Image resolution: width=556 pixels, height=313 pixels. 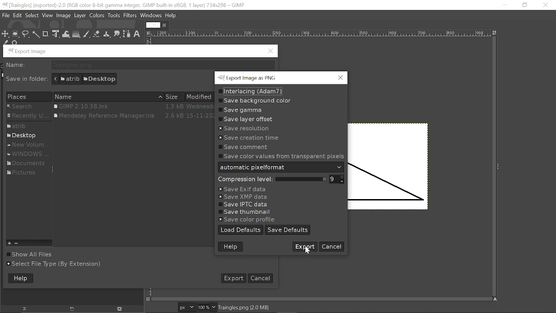 What do you see at coordinates (6, 15) in the screenshot?
I see `File` at bounding box center [6, 15].